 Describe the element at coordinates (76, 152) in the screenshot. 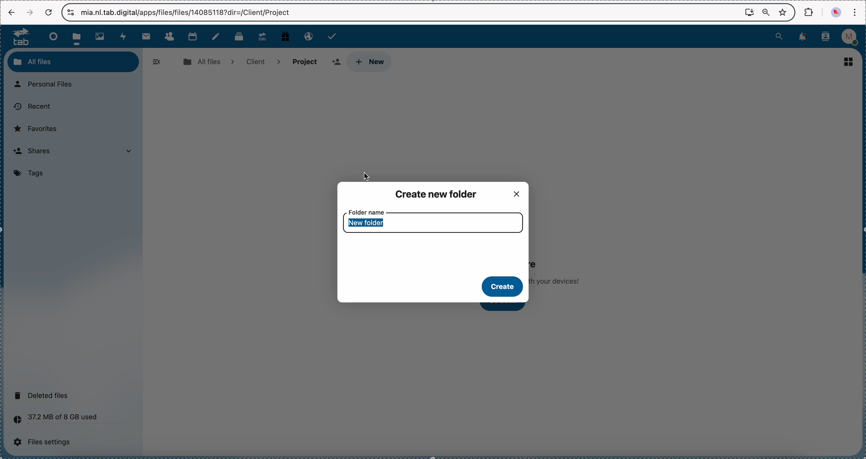

I see `shares` at that location.